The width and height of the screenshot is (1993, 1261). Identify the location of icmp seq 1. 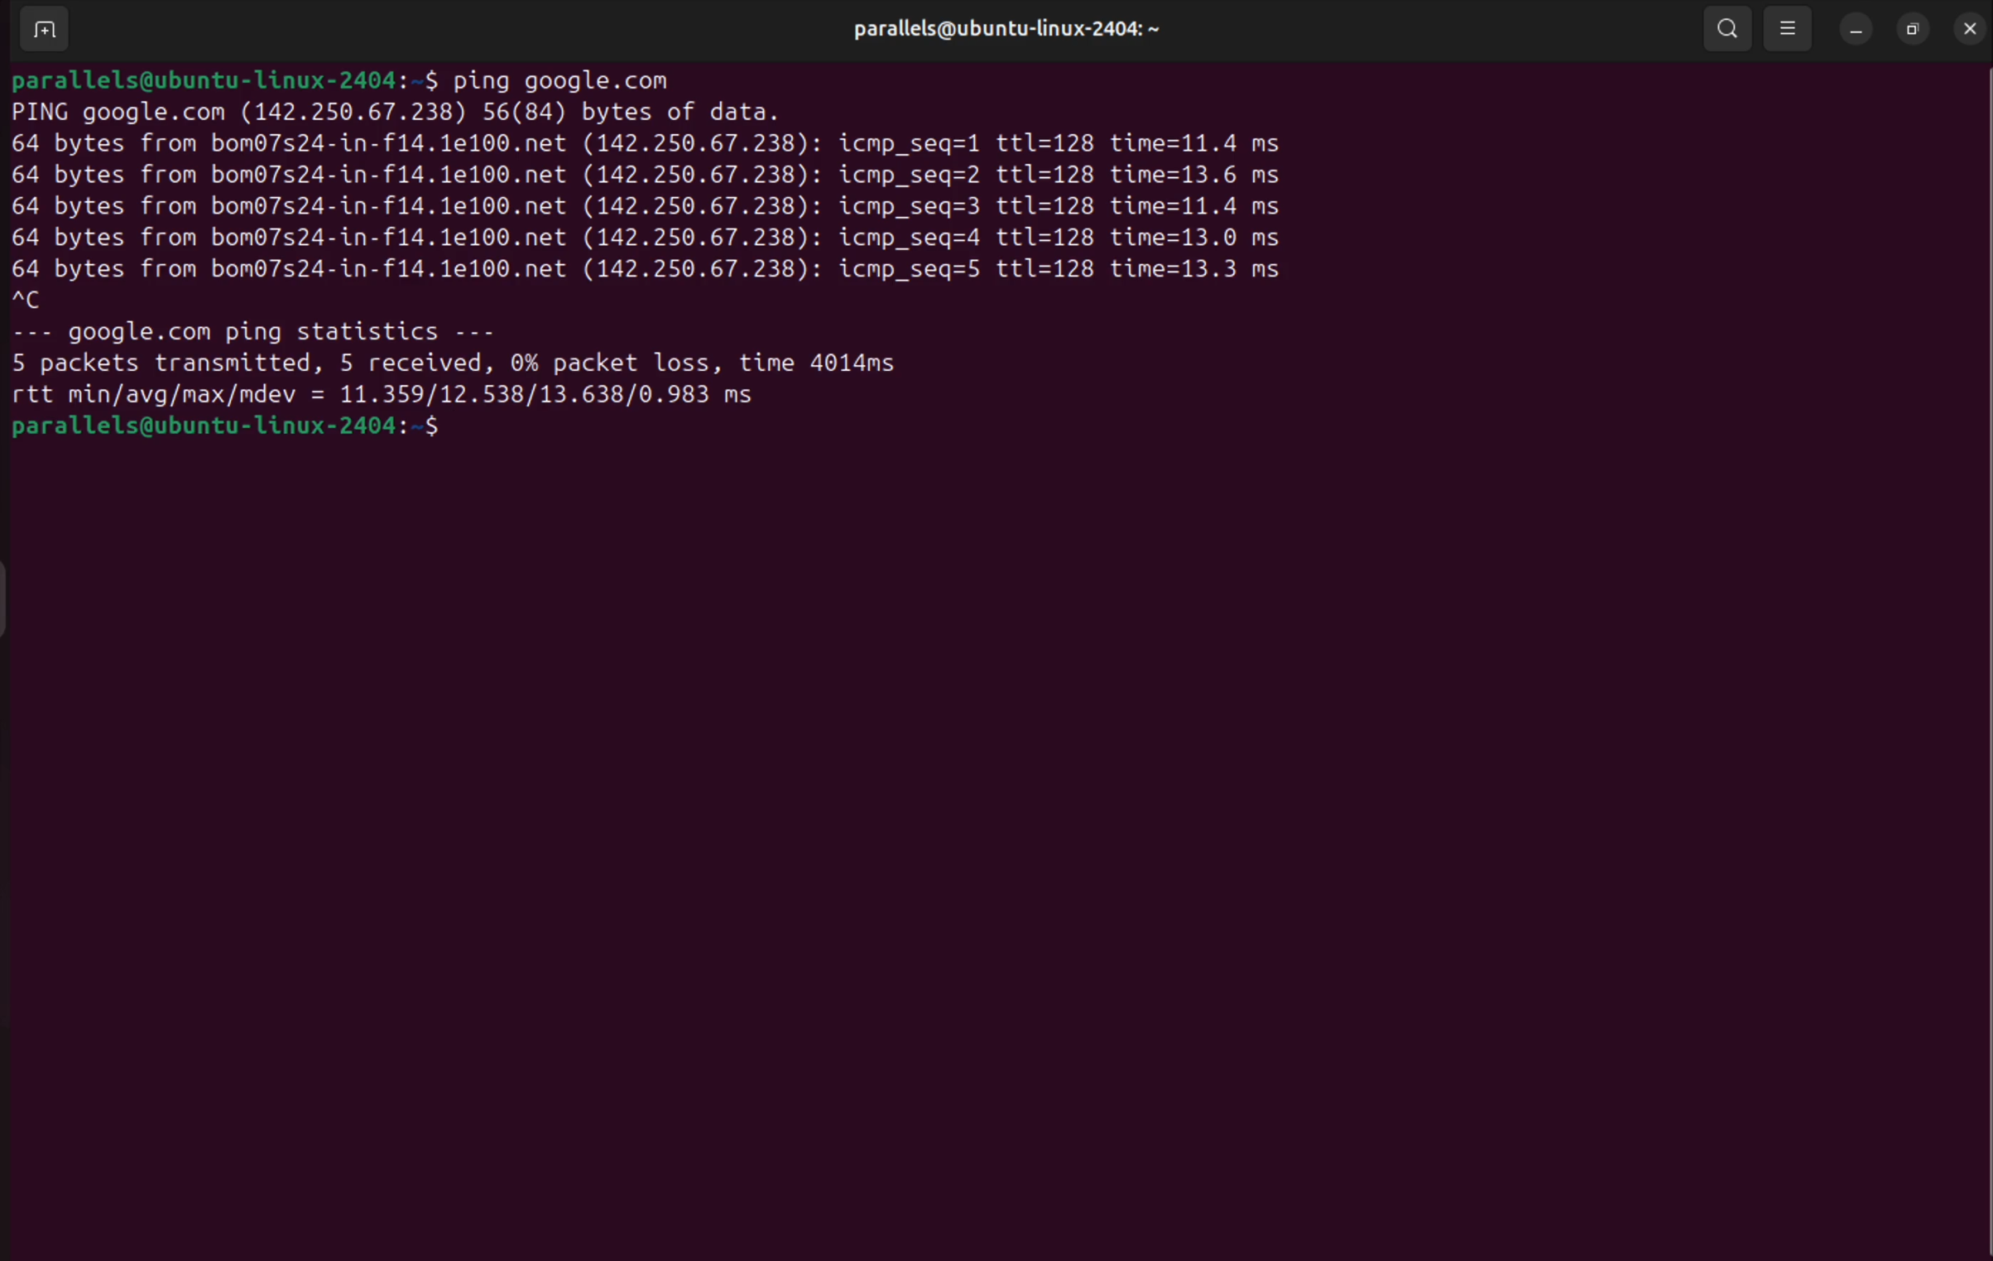
(910, 143).